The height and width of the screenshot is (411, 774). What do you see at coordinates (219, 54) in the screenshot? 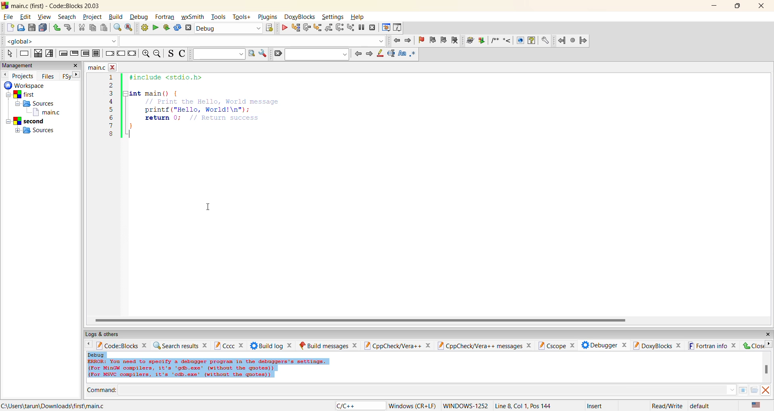
I see `text to search` at bounding box center [219, 54].